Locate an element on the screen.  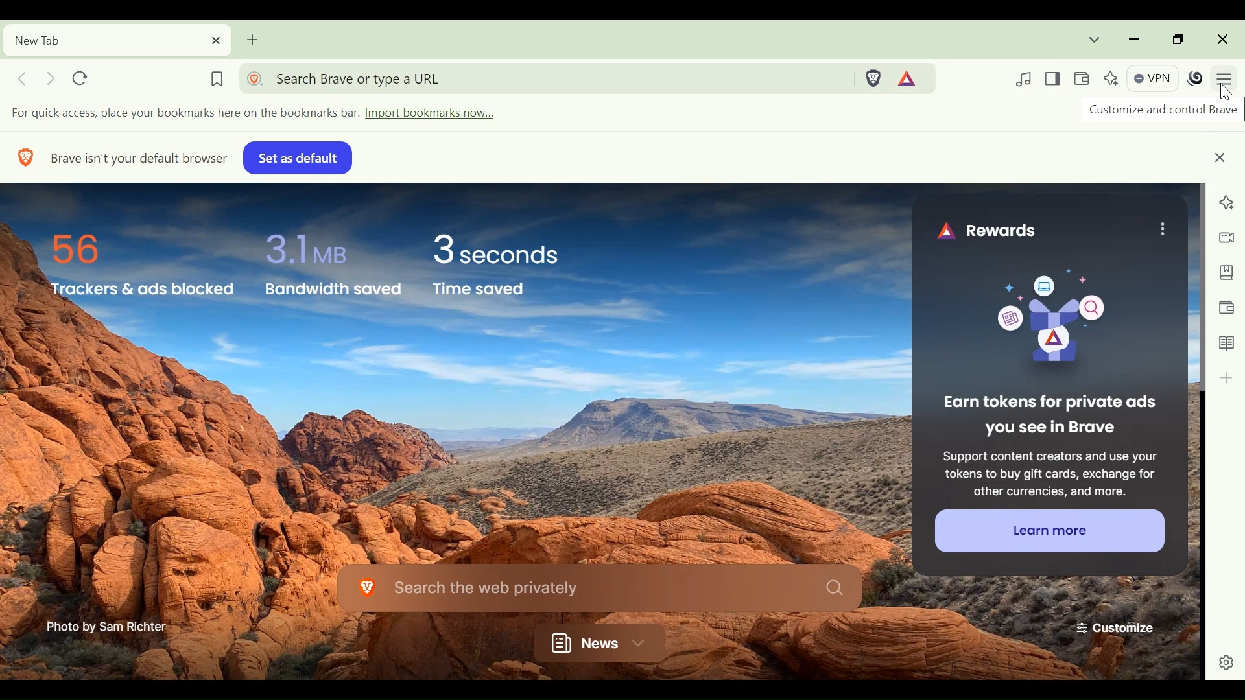
Brave Shield is located at coordinates (875, 78).